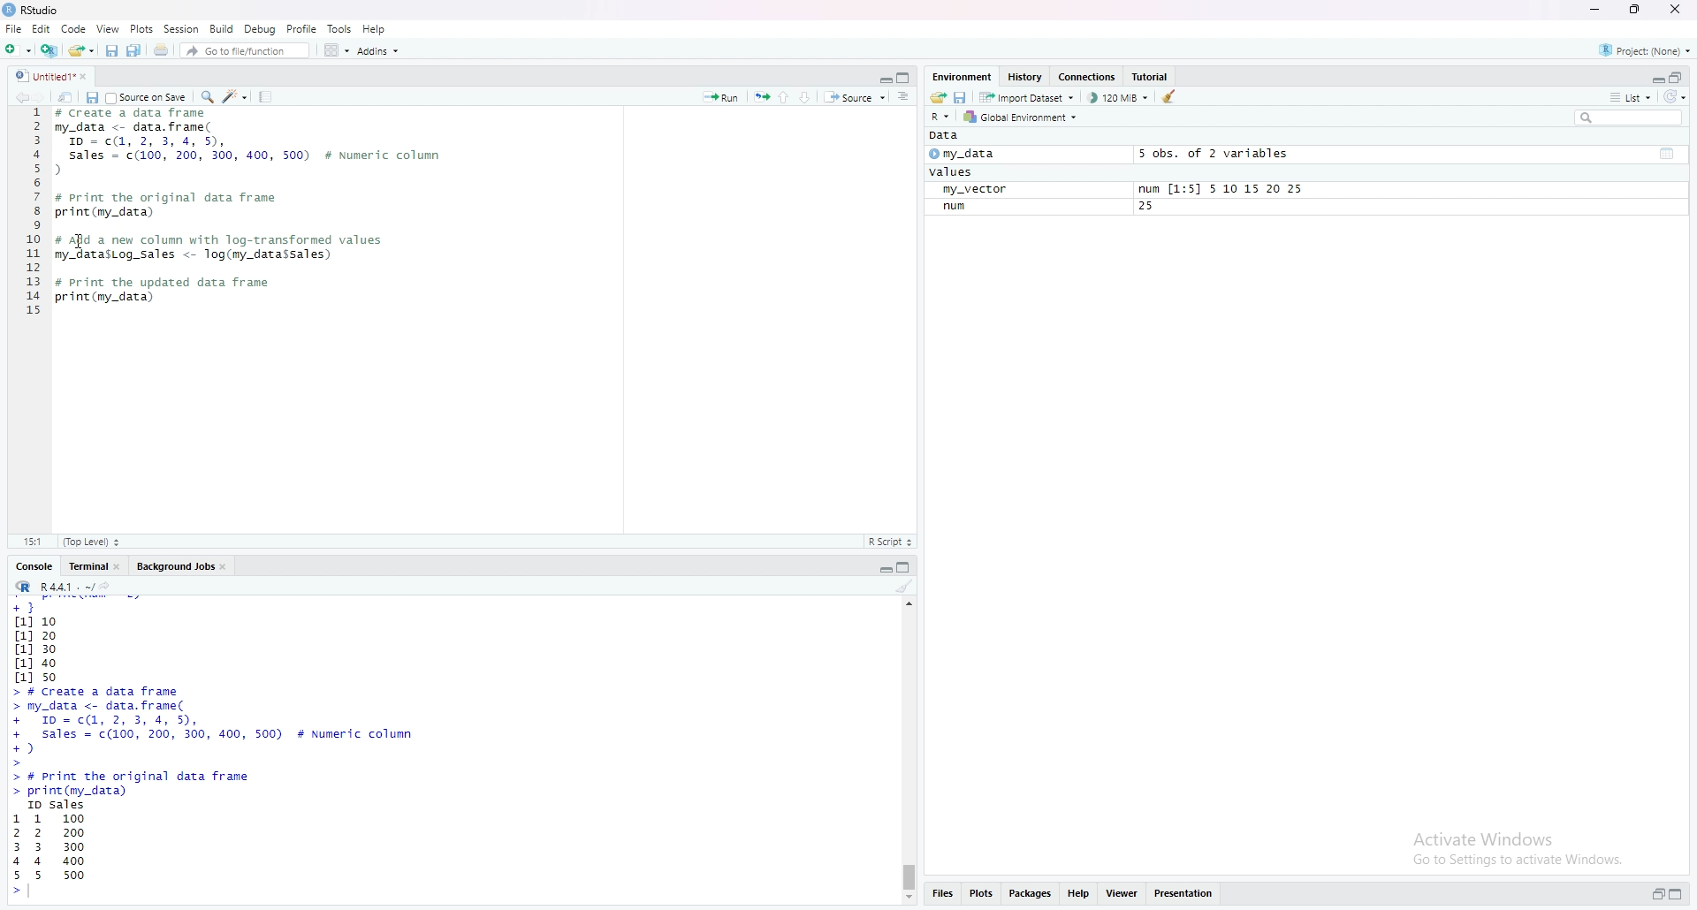 This screenshot has height=910, width=1697. What do you see at coordinates (339, 27) in the screenshot?
I see `Tools` at bounding box center [339, 27].